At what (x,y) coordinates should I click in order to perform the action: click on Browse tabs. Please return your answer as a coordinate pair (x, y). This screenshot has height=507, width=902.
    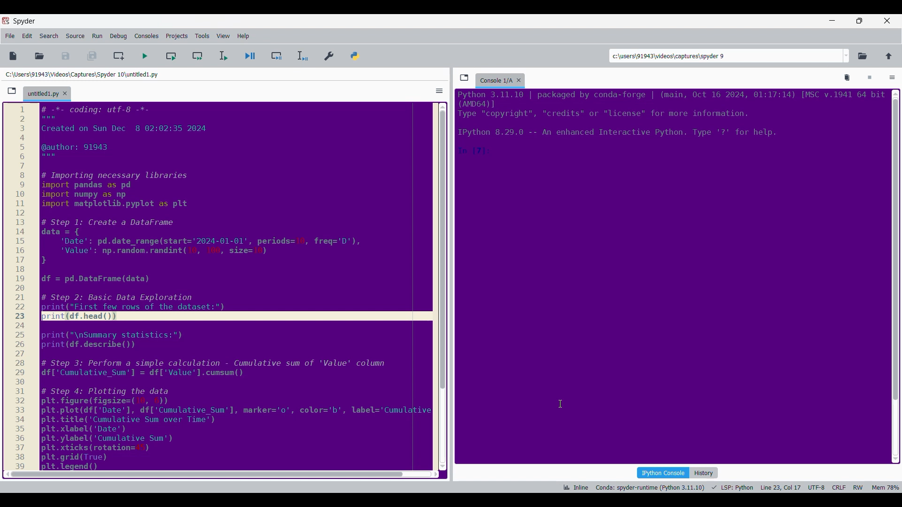
    Looking at the image, I should click on (464, 77).